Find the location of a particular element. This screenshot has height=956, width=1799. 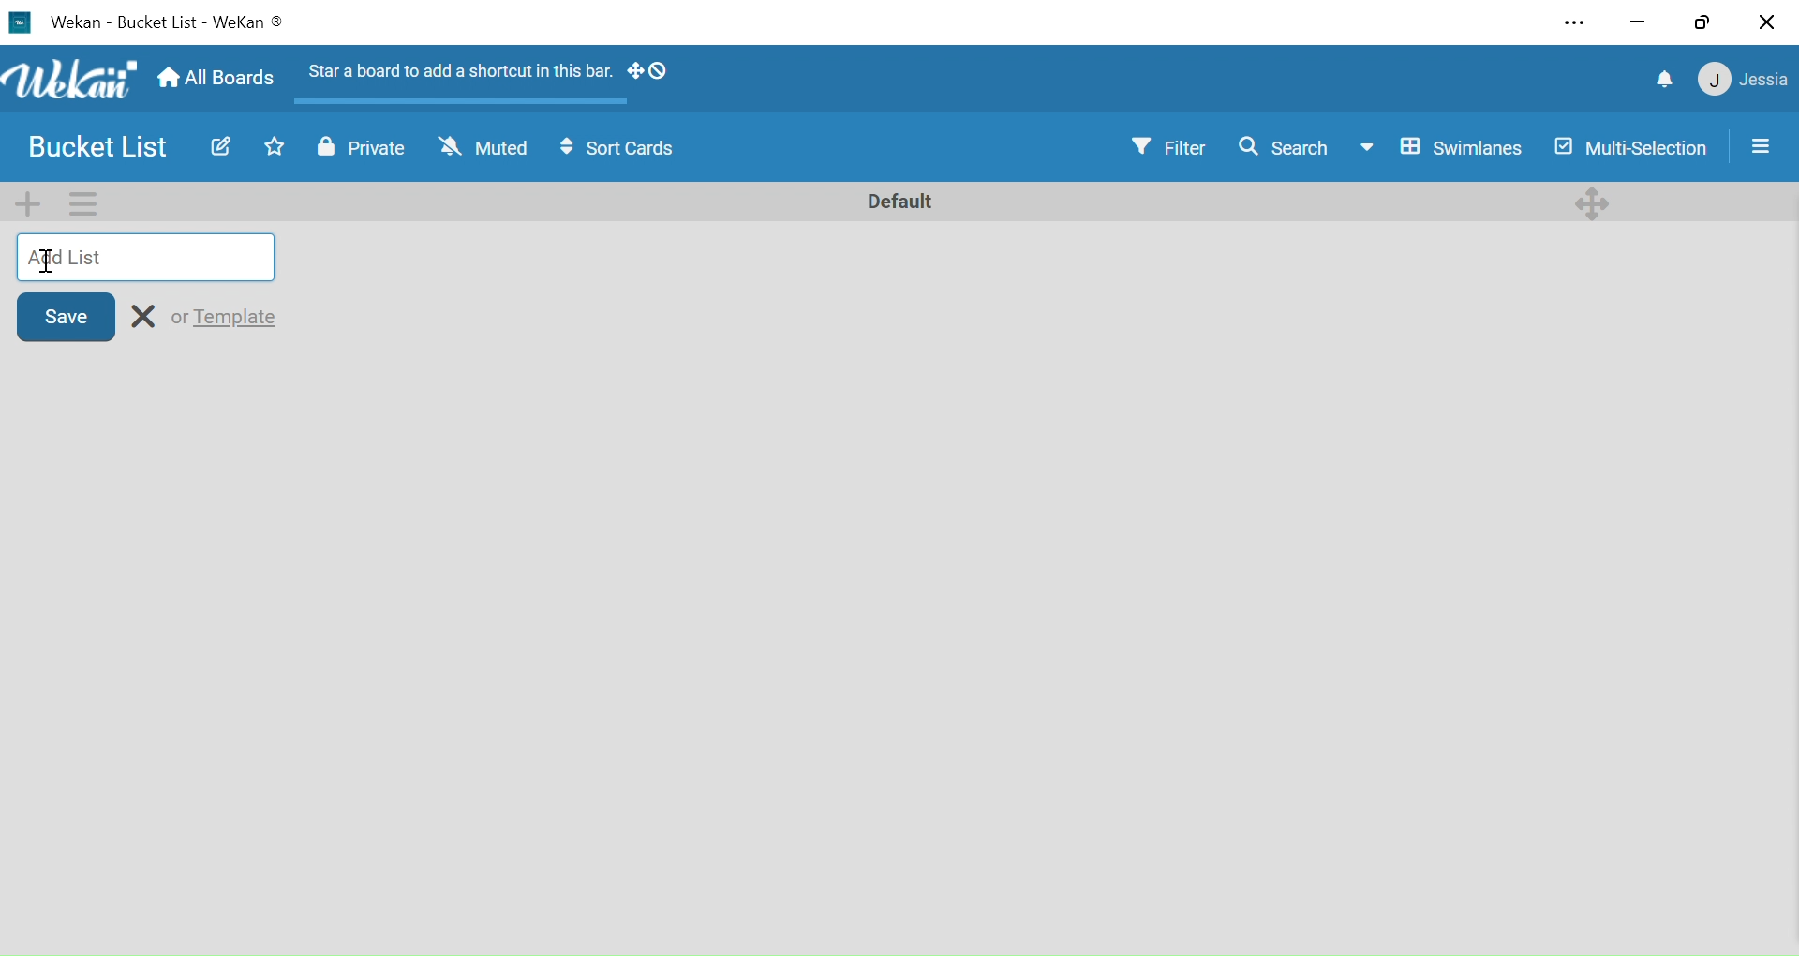

Board view is located at coordinates (1441, 148).